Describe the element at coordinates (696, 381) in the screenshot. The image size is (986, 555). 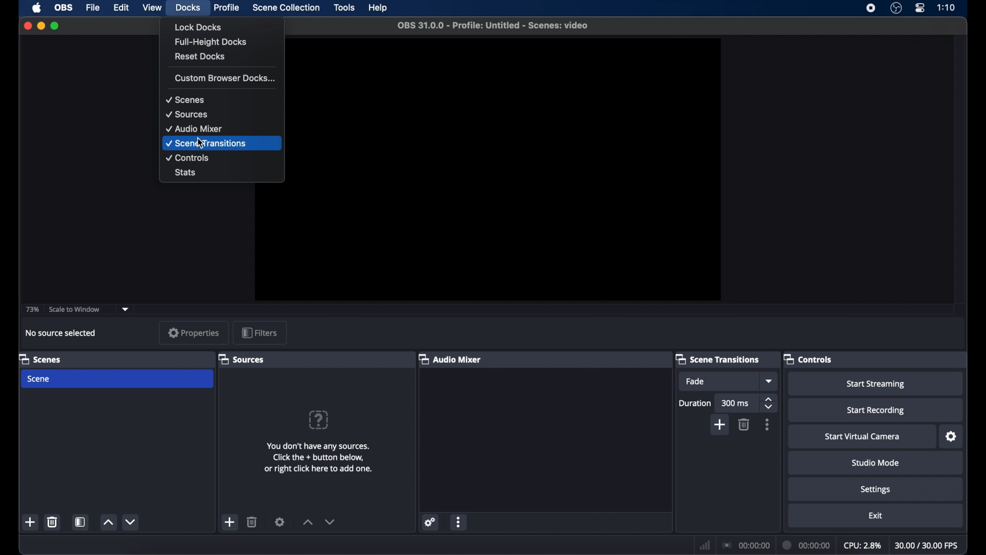
I see `fade` at that location.